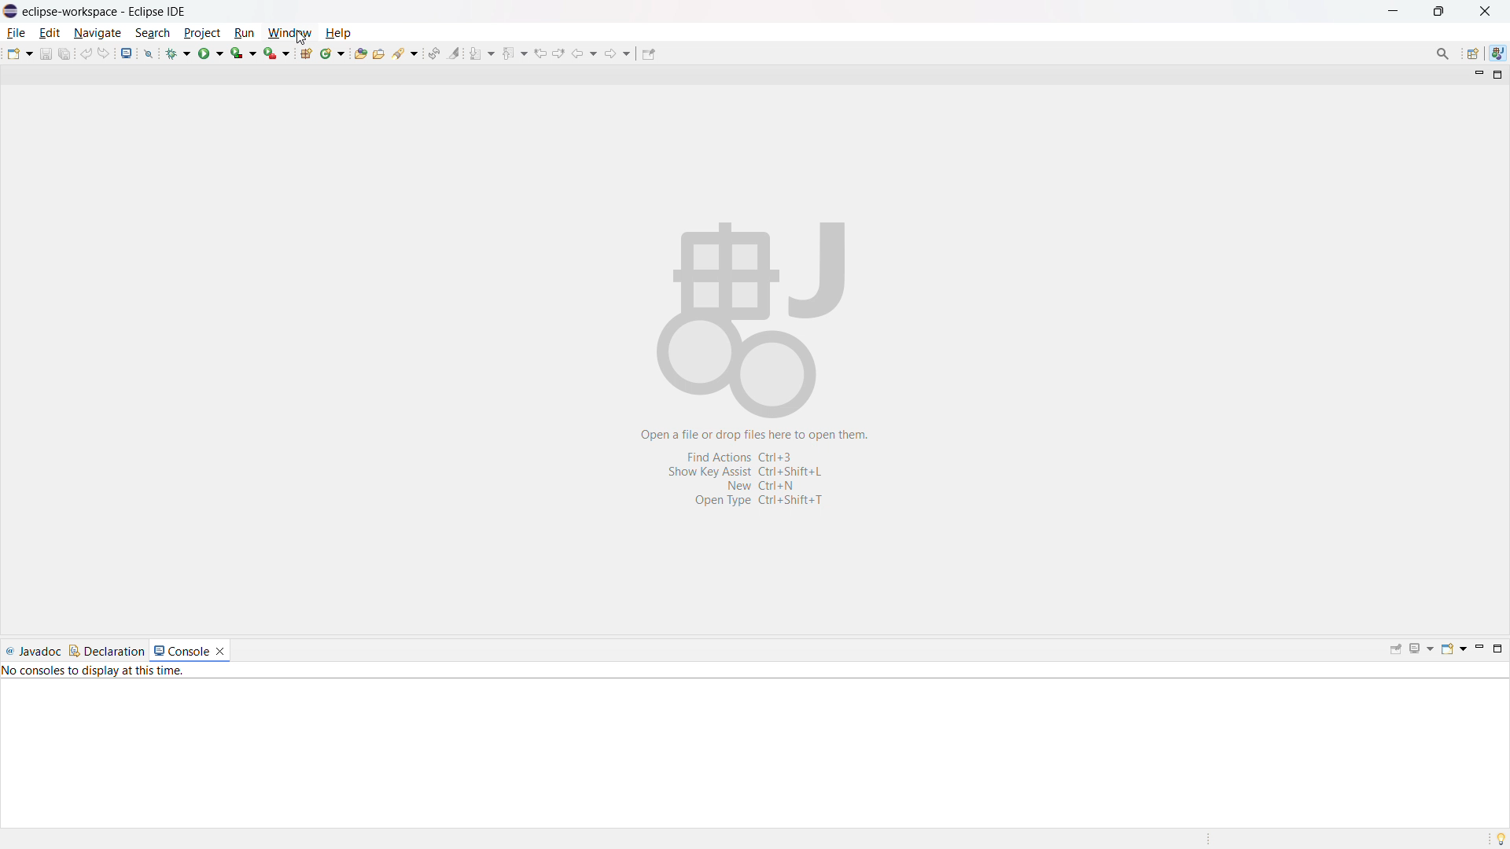 Image resolution: width=1510 pixels, height=849 pixels. What do you see at coordinates (759, 501) in the screenshot?
I see `Open Type Ctrl+Shift+T` at bounding box center [759, 501].